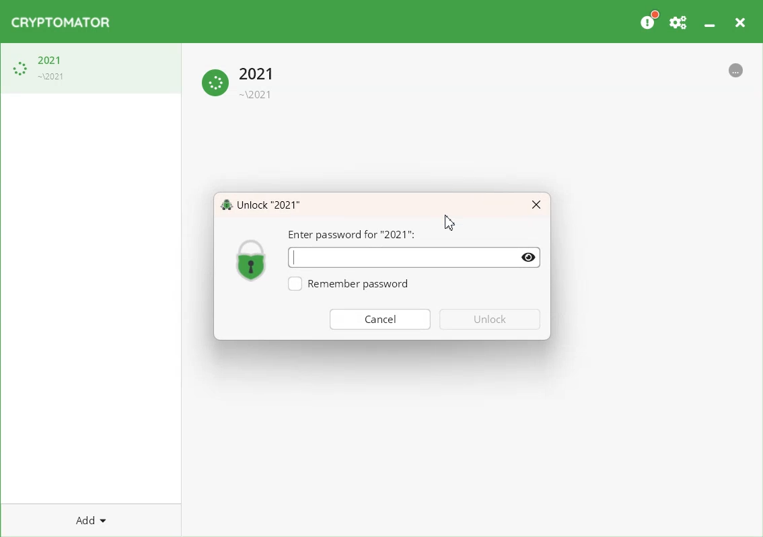  I want to click on Preferences, so click(679, 20).